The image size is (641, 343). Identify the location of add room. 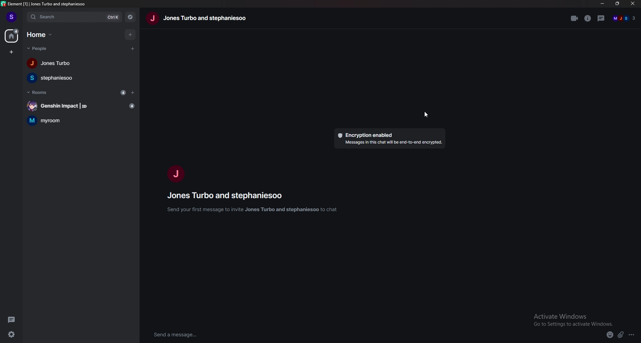
(133, 93).